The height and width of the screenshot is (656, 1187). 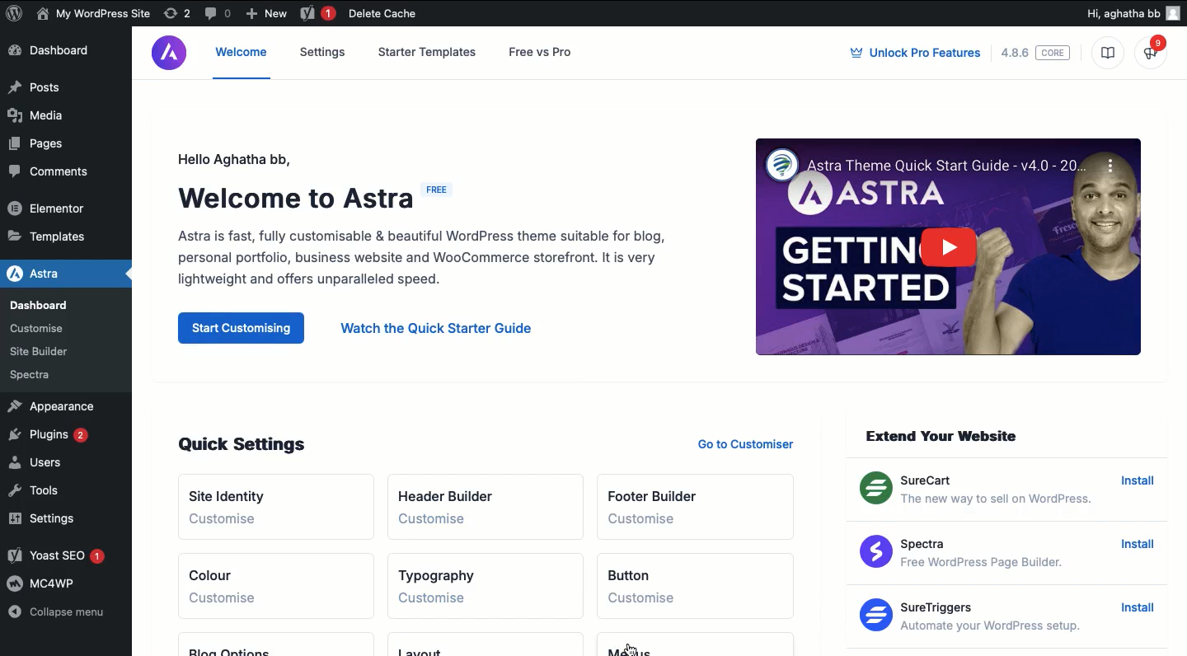 What do you see at coordinates (177, 14) in the screenshot?
I see `Revision` at bounding box center [177, 14].